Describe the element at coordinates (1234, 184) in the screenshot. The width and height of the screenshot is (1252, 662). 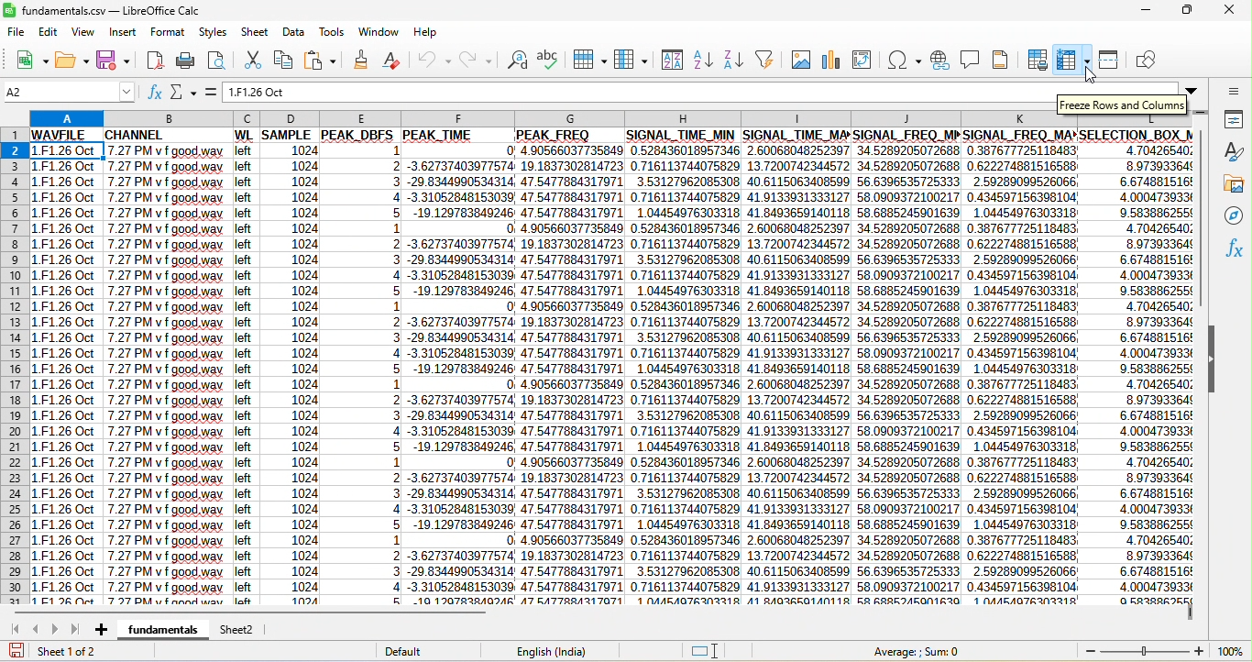
I see `gallary` at that location.